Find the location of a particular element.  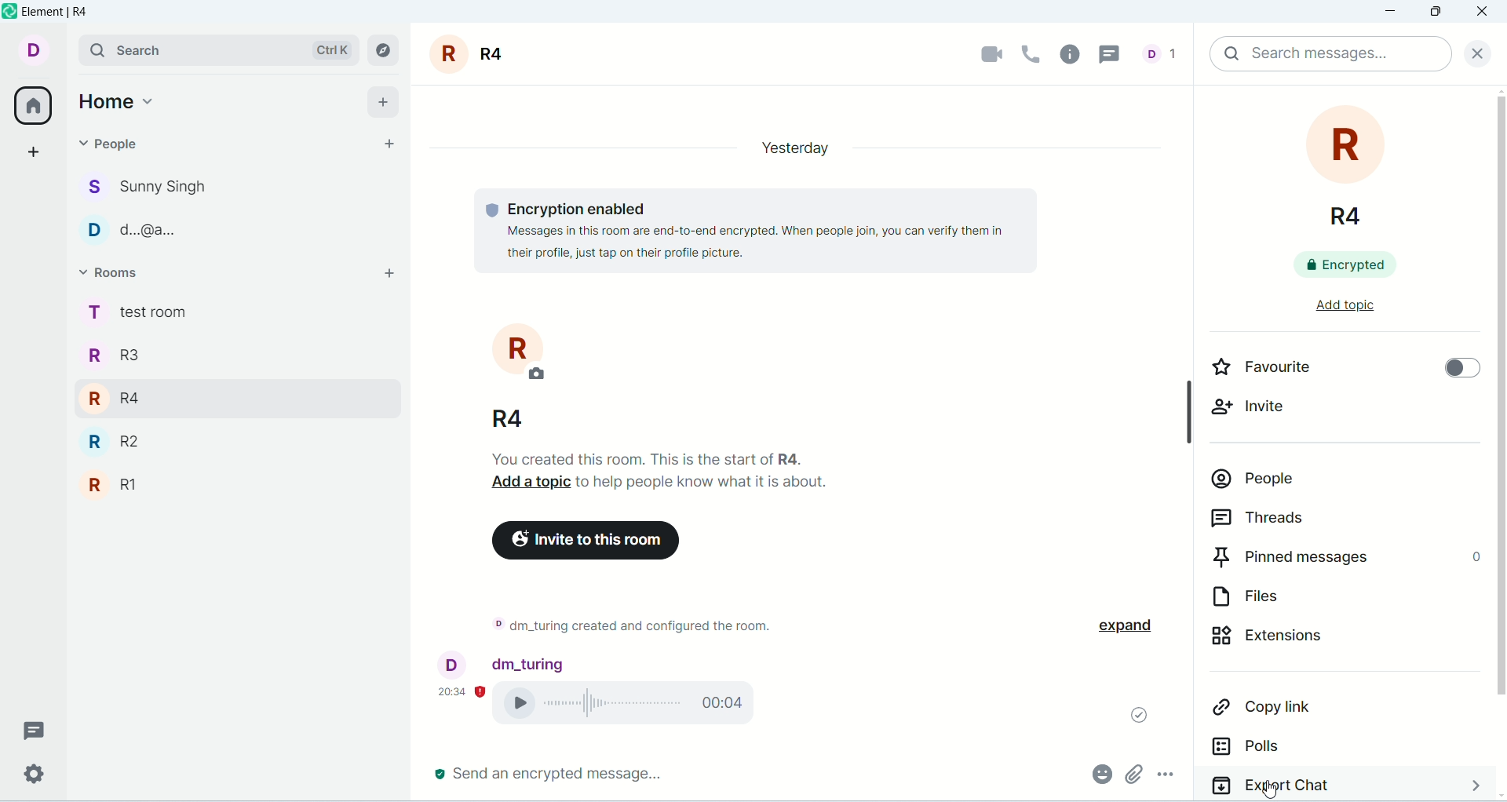

toggle button is located at coordinates (1454, 366).